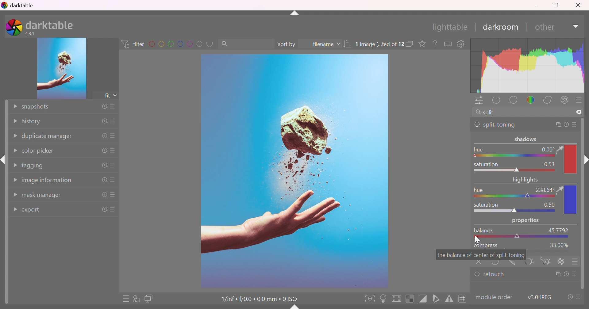  What do you see at coordinates (516, 156) in the screenshot?
I see `Slider` at bounding box center [516, 156].